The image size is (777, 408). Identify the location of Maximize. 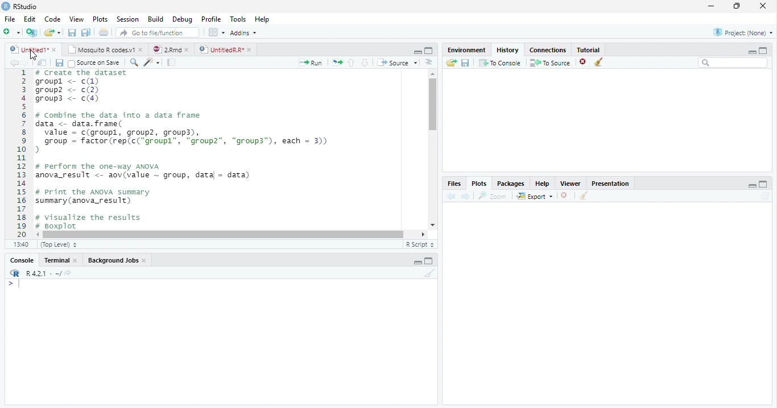
(429, 262).